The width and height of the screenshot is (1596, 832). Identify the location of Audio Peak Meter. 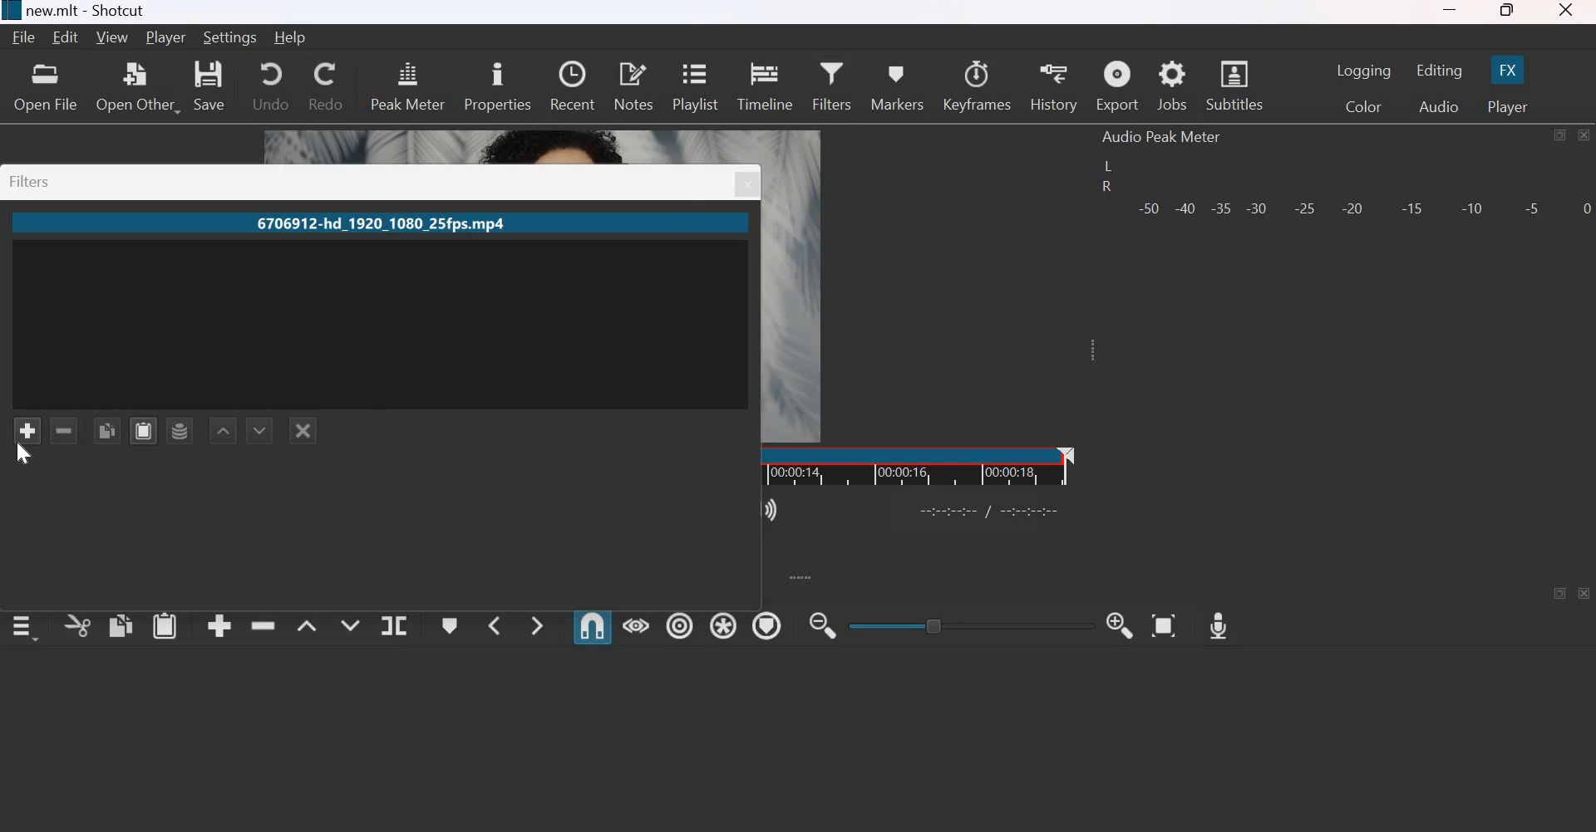
(1162, 137).